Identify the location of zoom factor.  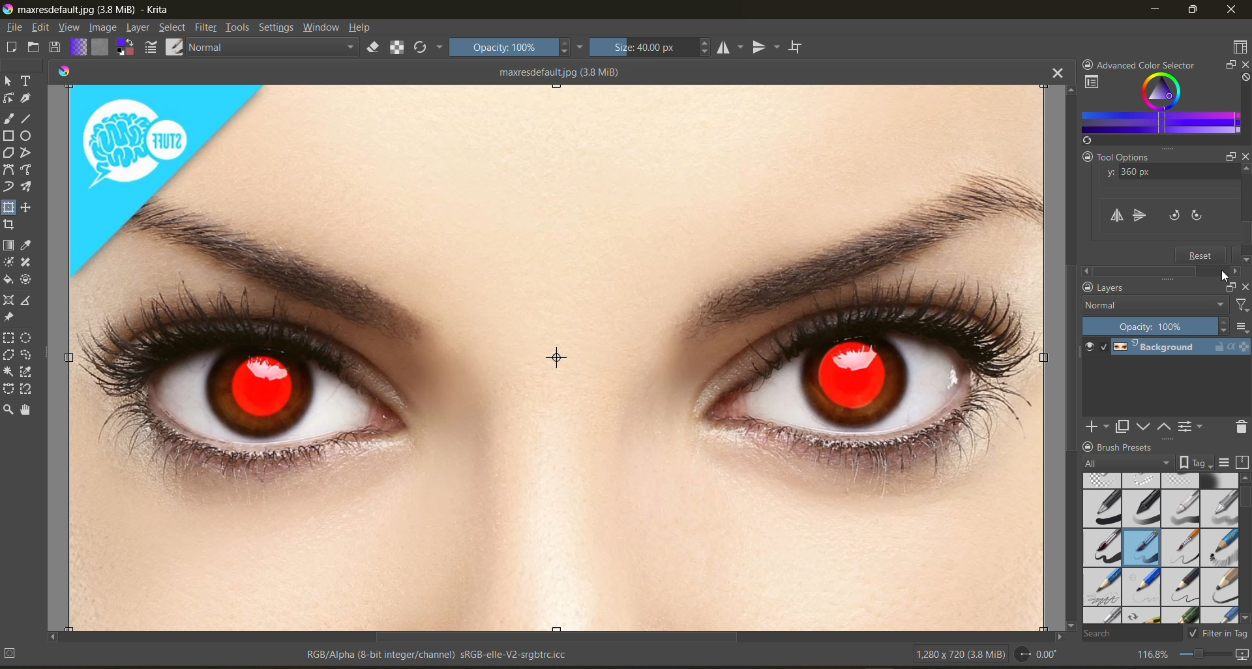
(1154, 654).